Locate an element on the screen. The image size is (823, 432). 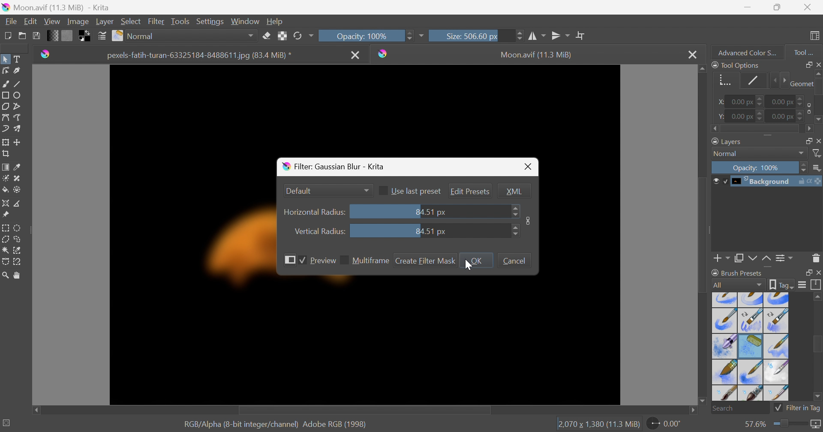
Opacity: 100% is located at coordinates (758, 166).